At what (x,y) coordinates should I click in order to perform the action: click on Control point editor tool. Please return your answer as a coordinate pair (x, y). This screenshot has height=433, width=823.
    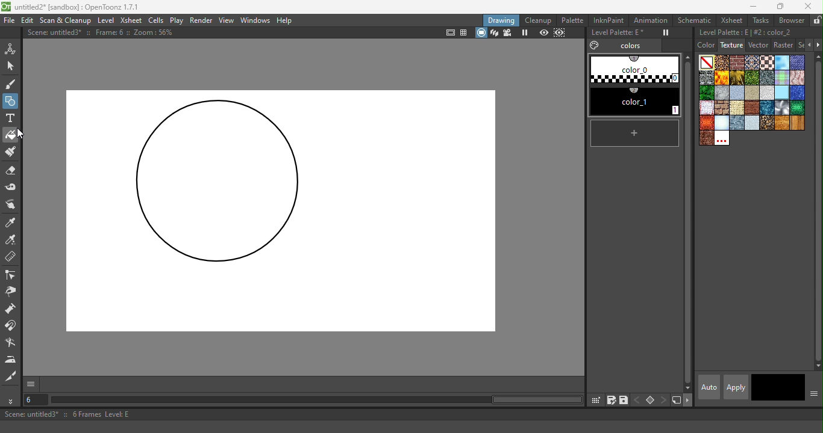
    Looking at the image, I should click on (11, 274).